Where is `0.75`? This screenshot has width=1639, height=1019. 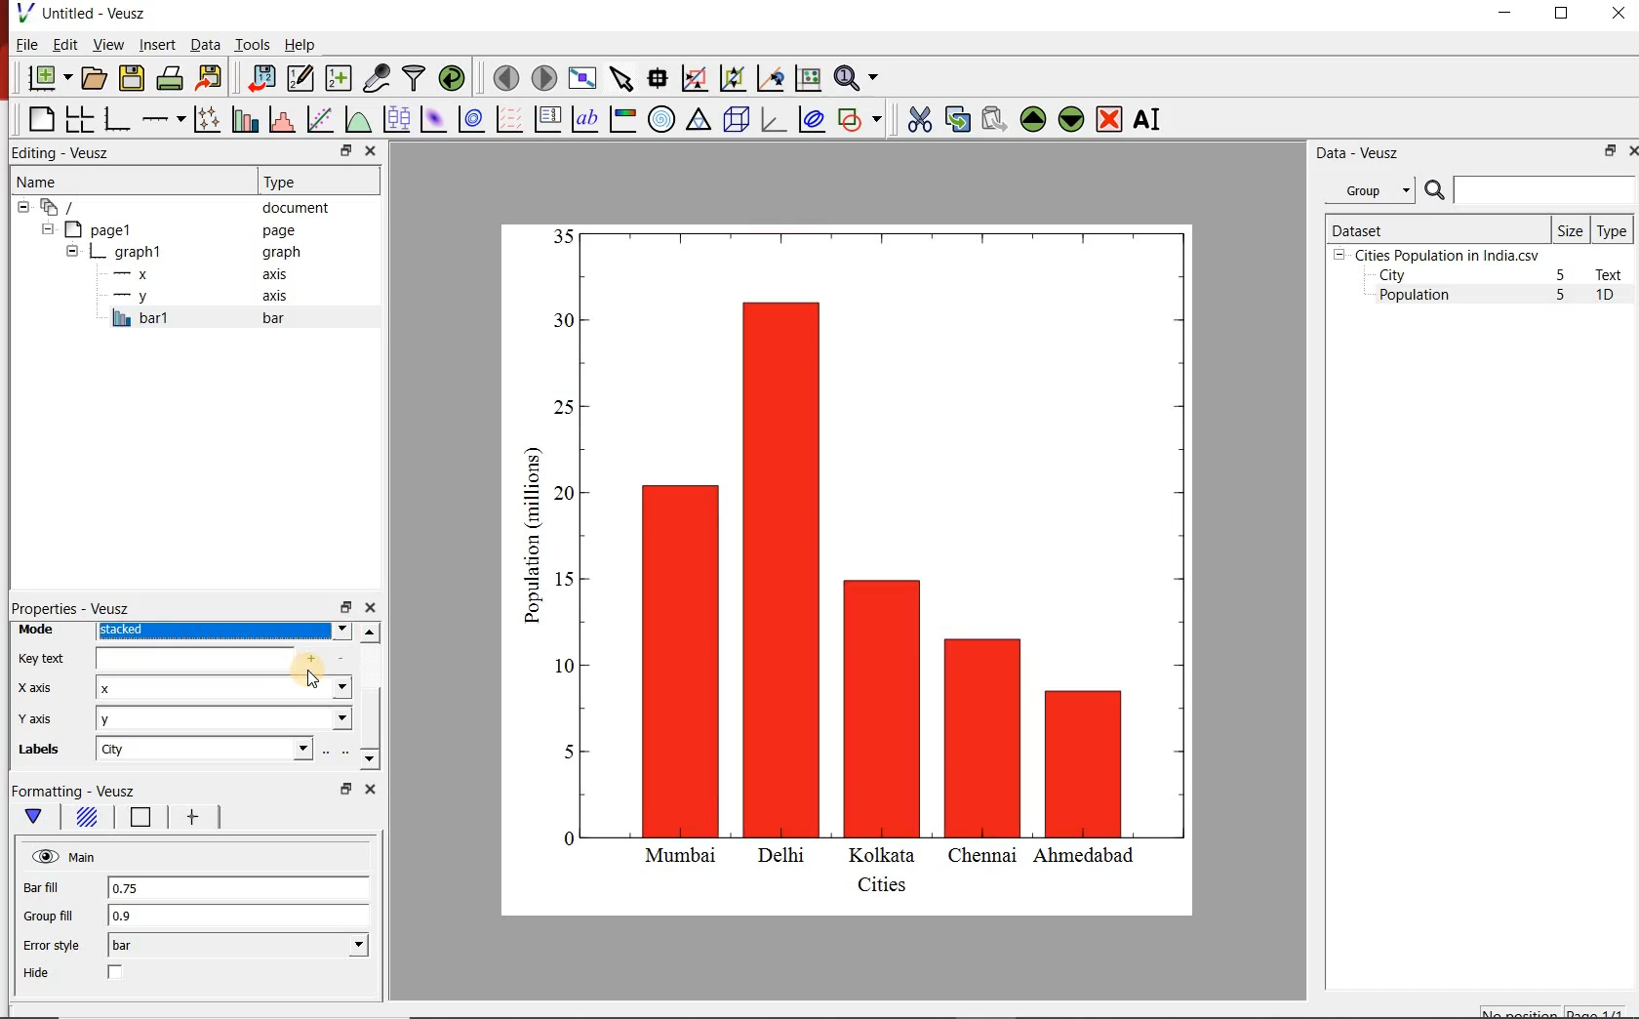 0.75 is located at coordinates (237, 889).